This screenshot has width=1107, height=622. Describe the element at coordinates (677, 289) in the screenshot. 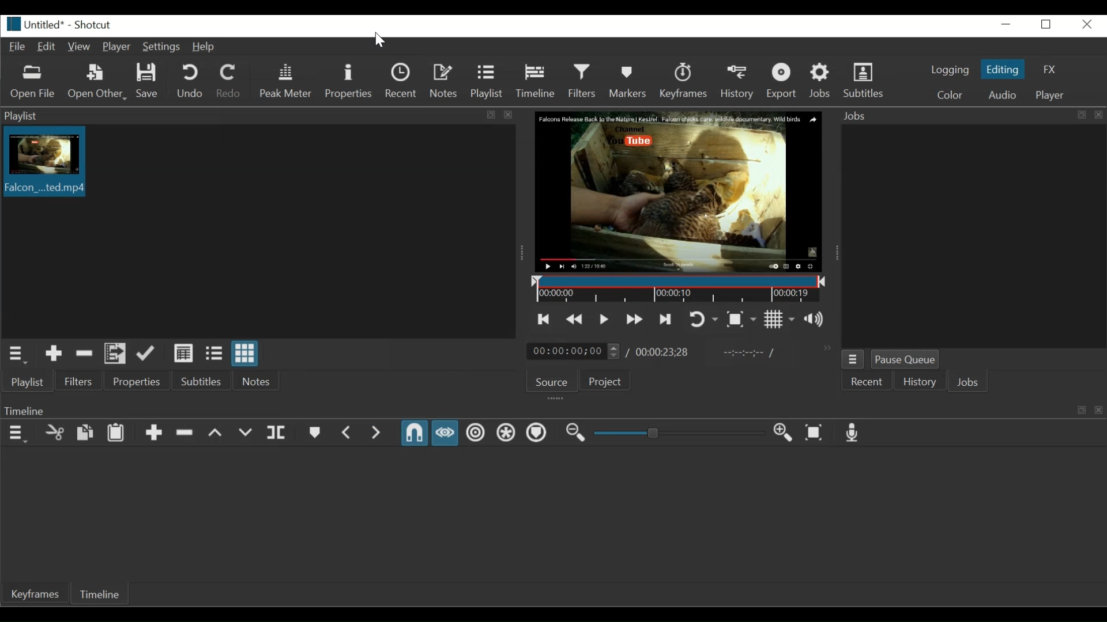

I see `Timeline` at that location.